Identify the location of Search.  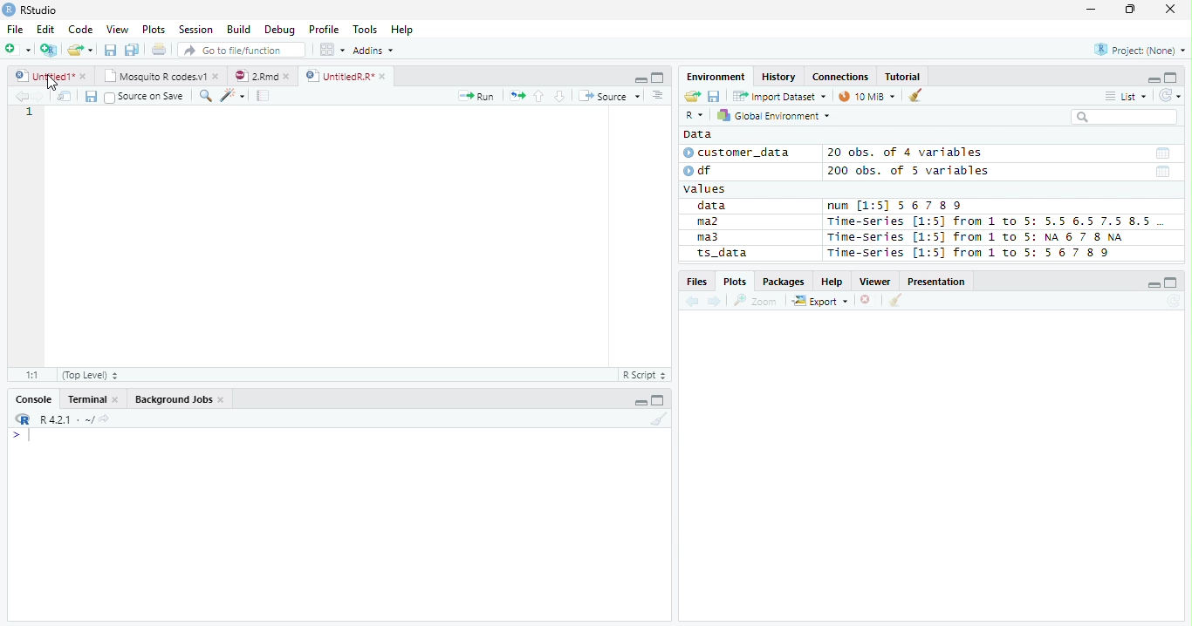
(1122, 117).